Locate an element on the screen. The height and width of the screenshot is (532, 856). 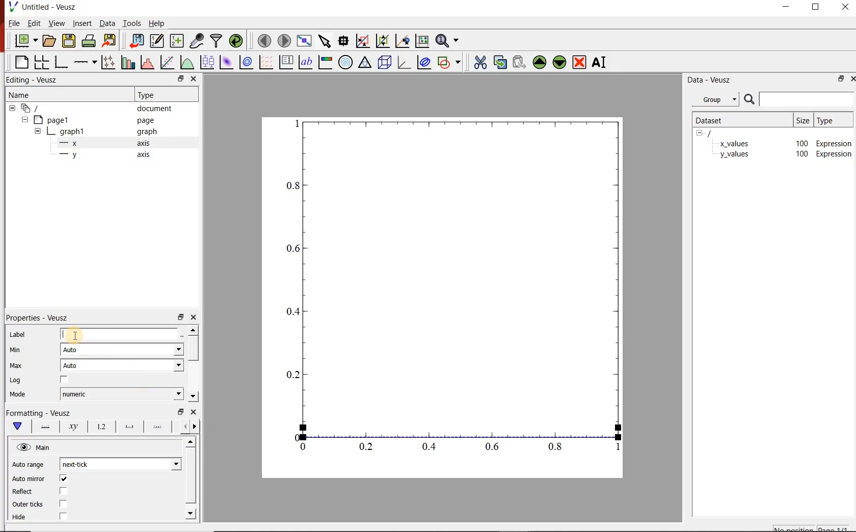
export to graphics format is located at coordinates (110, 40).